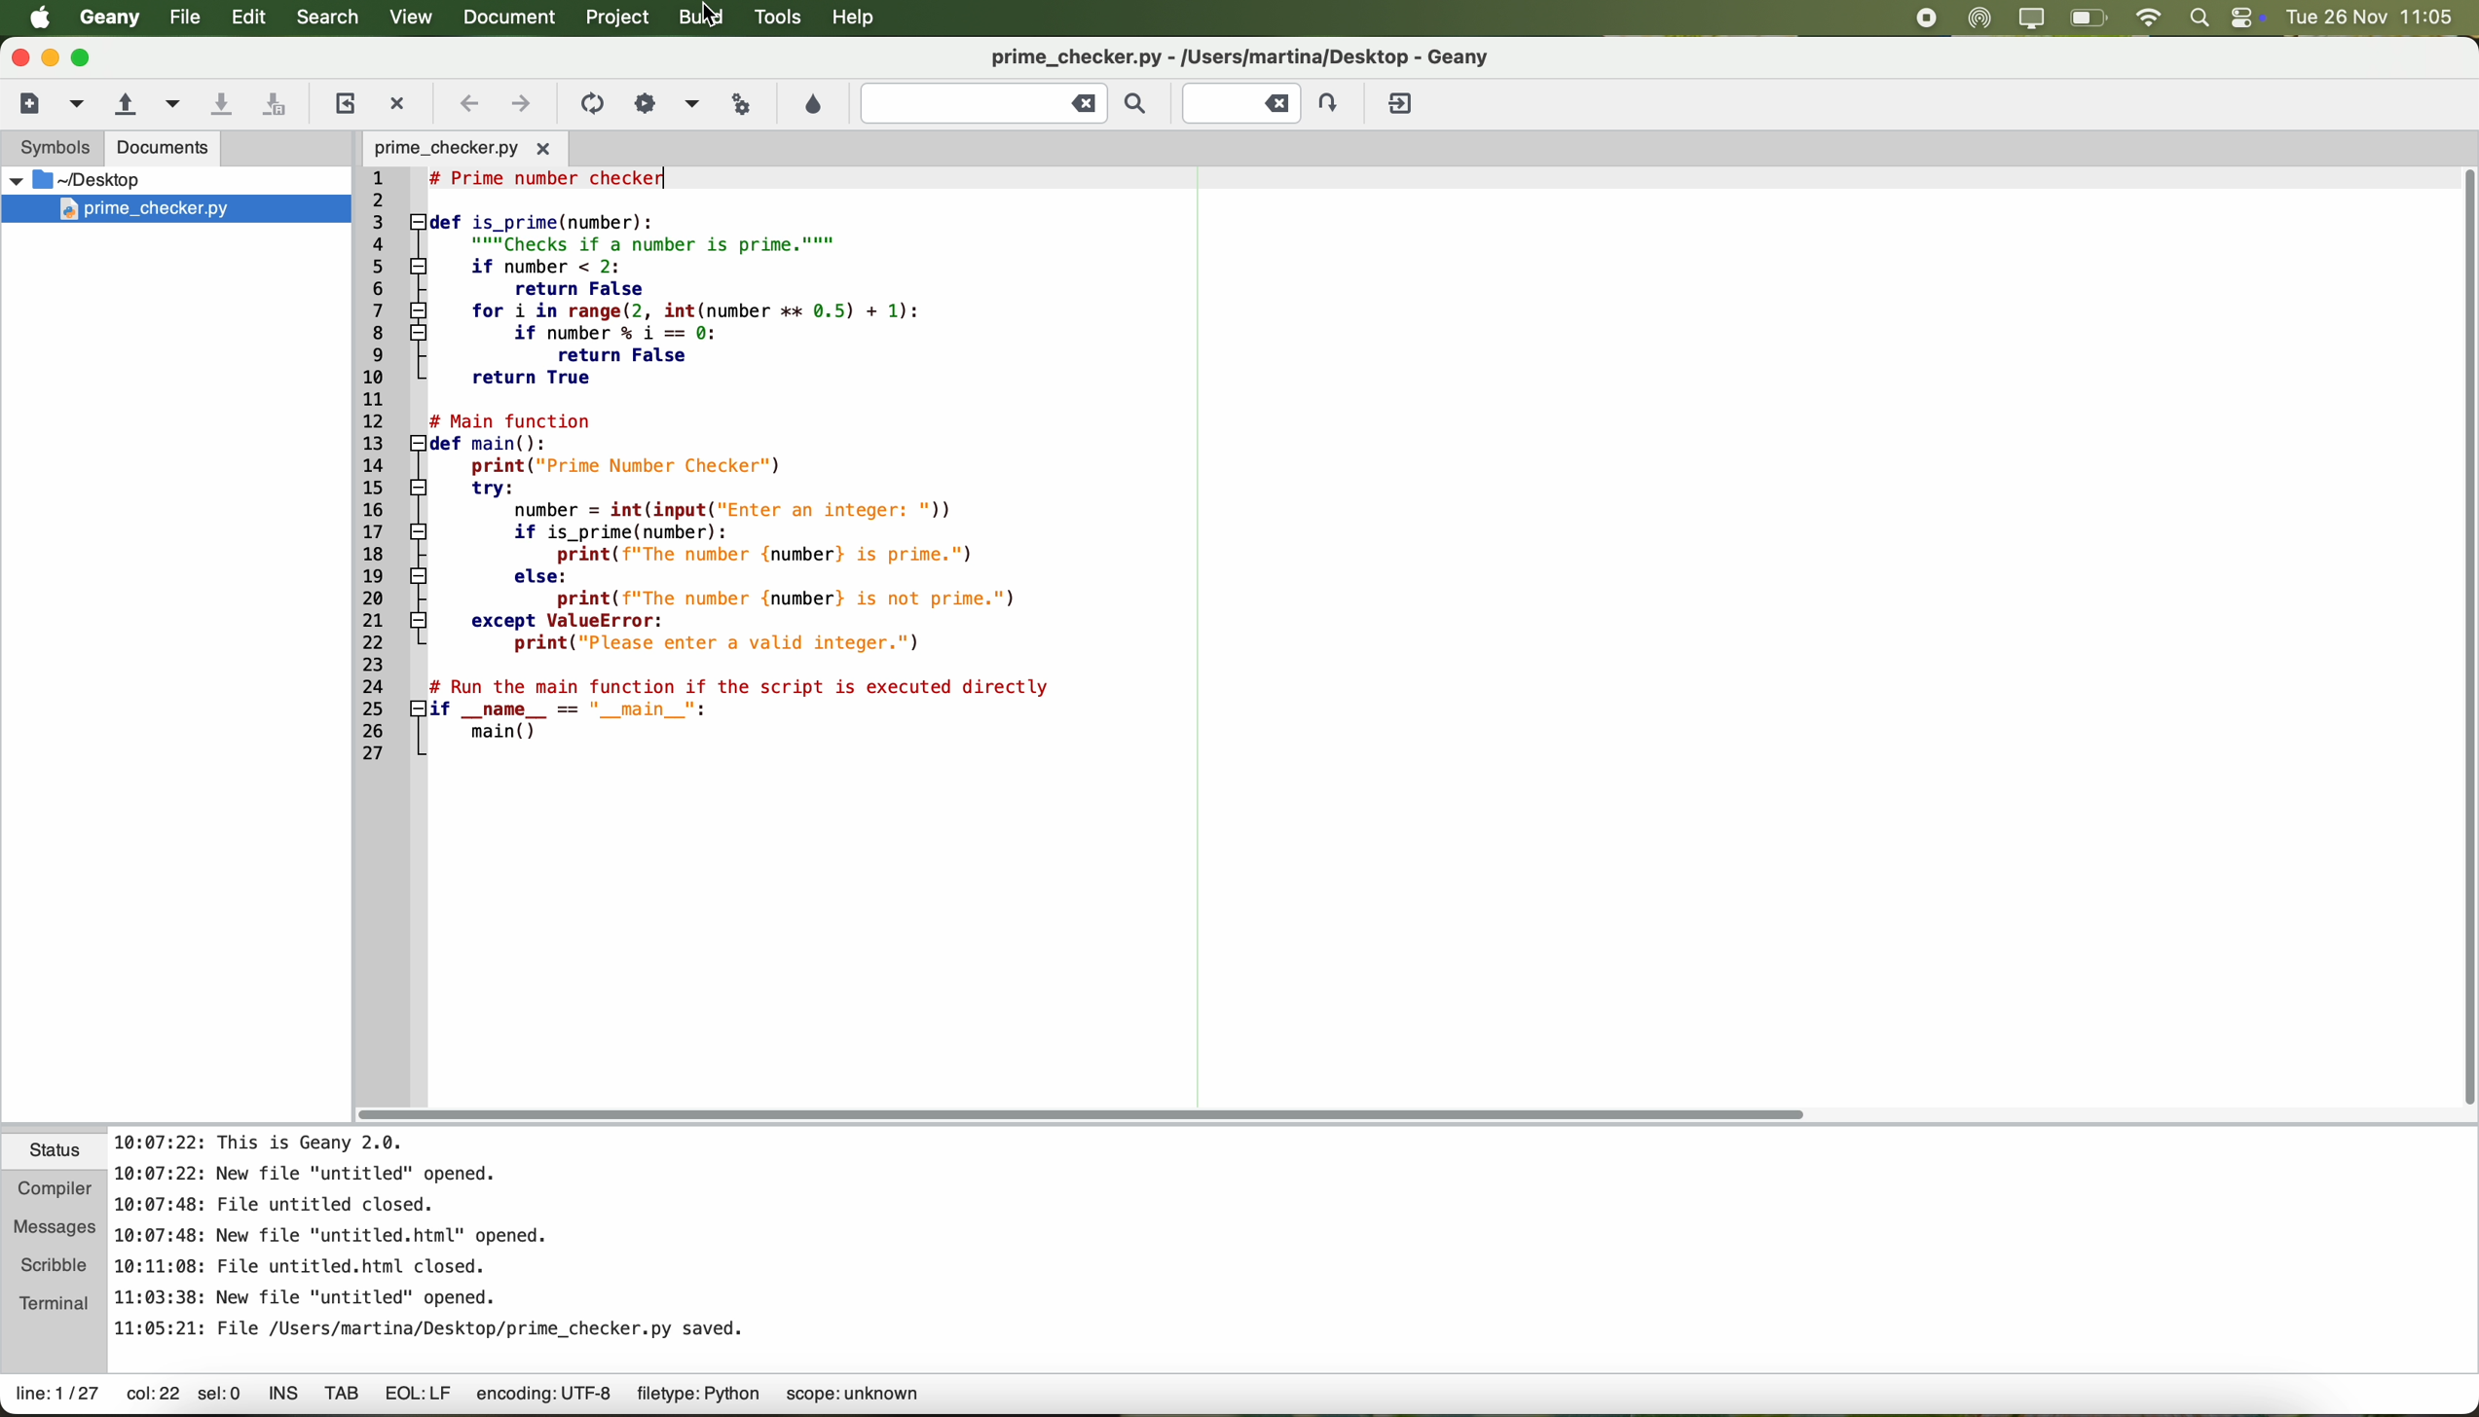 The image size is (2479, 1417). I want to click on scroll bar, so click(2447, 638).